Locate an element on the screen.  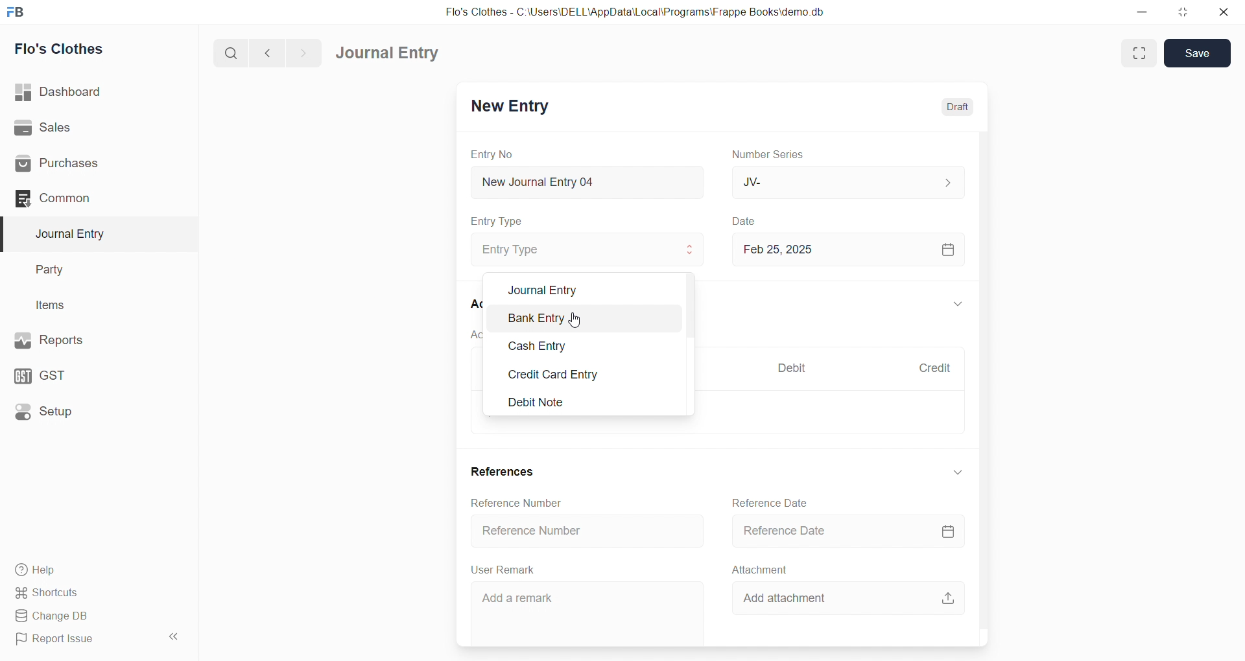
Journal Entry is located at coordinates (392, 53).